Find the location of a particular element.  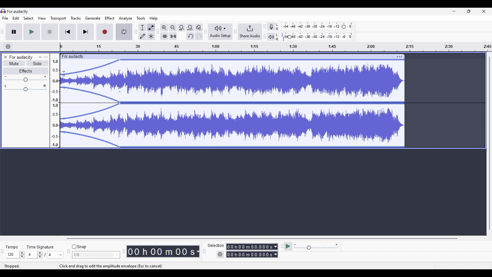

Volume slider is located at coordinates (26, 79).